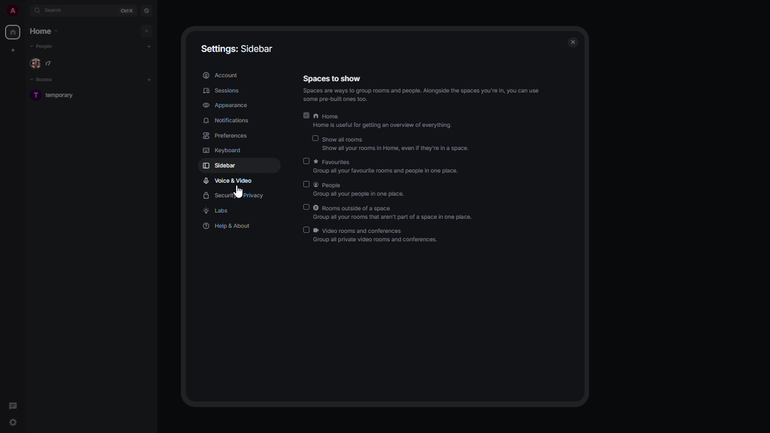  I want to click on sidebar, so click(223, 165).